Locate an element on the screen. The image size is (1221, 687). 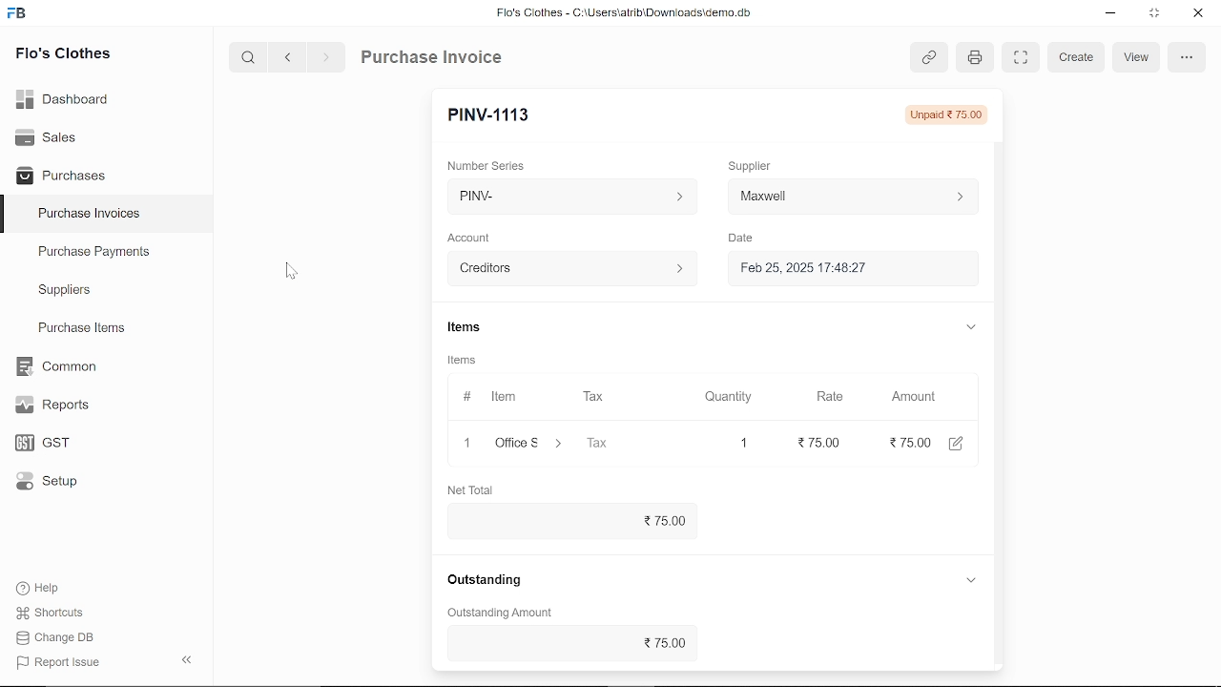
Reports is located at coordinates (52, 406).